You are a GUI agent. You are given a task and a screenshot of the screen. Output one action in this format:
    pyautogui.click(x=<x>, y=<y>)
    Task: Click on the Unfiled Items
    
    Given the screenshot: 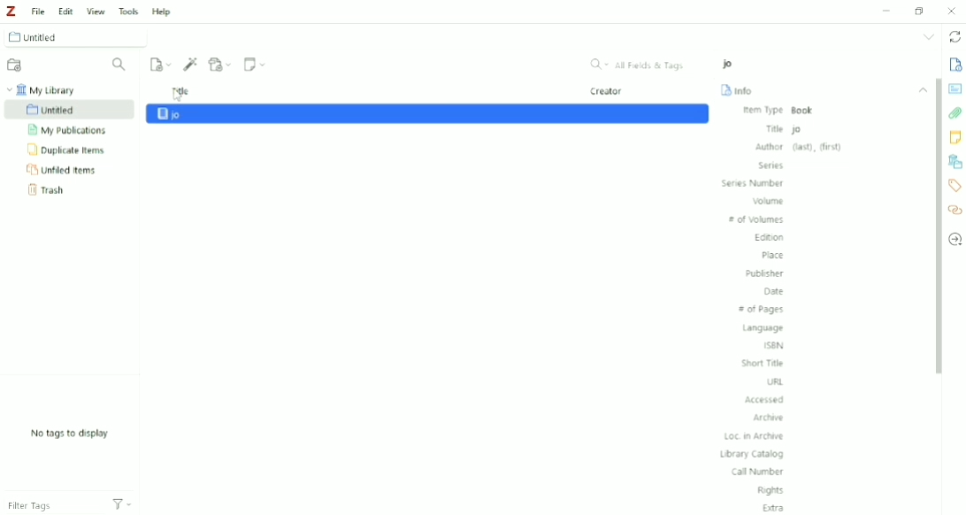 What is the action you would take?
    pyautogui.click(x=65, y=170)
    